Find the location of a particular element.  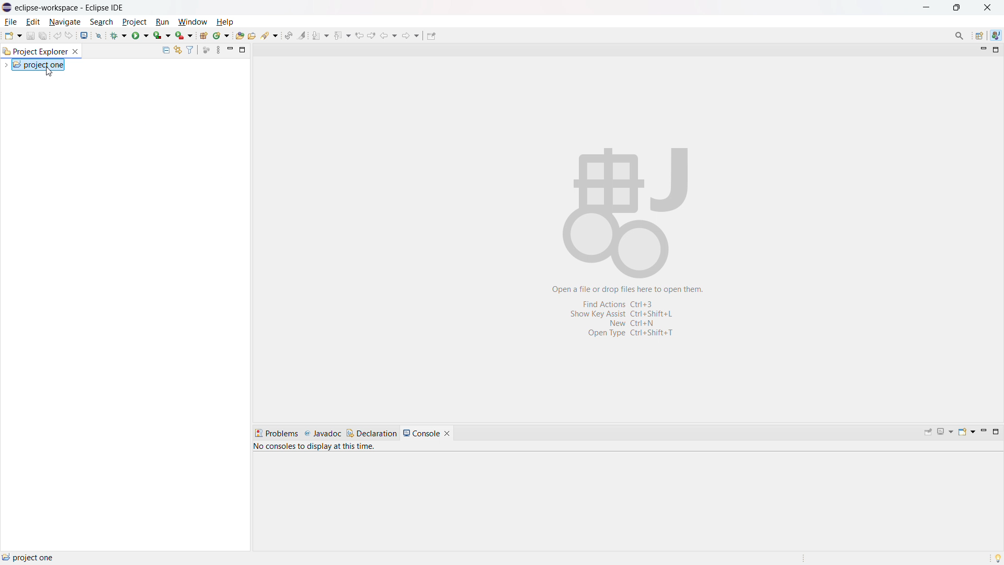

project explorer is located at coordinates (35, 51).